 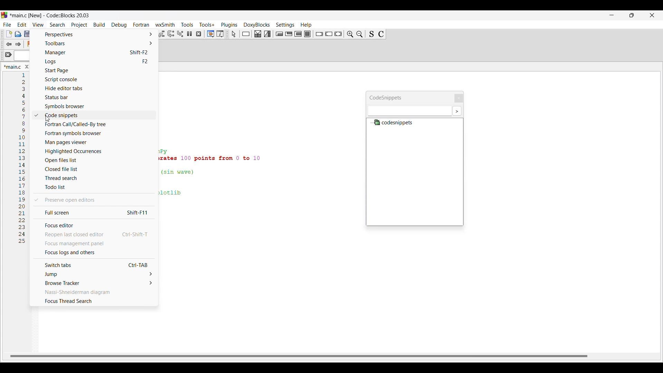 What do you see at coordinates (58, 25) in the screenshot?
I see `Search menu` at bounding box center [58, 25].